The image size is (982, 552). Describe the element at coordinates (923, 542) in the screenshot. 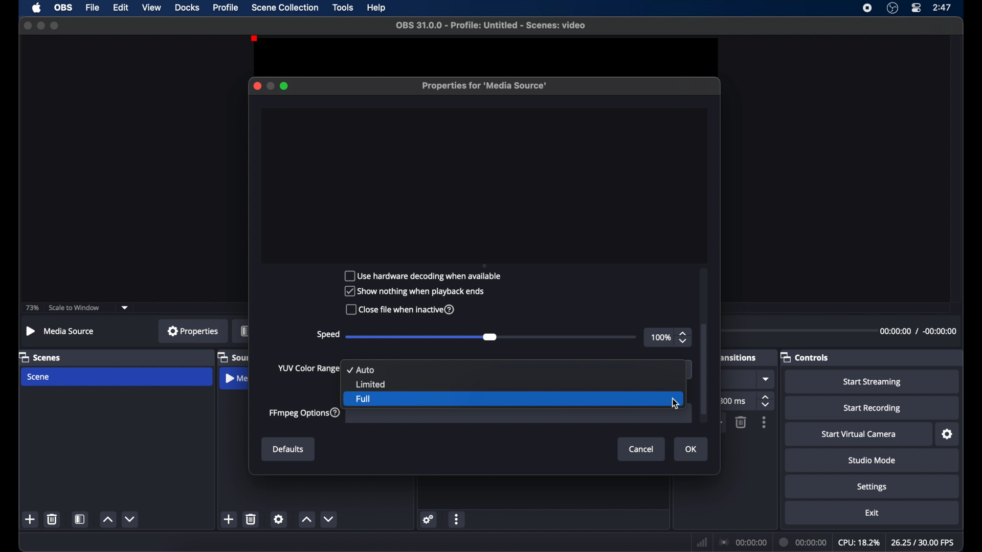

I see `fps` at that location.